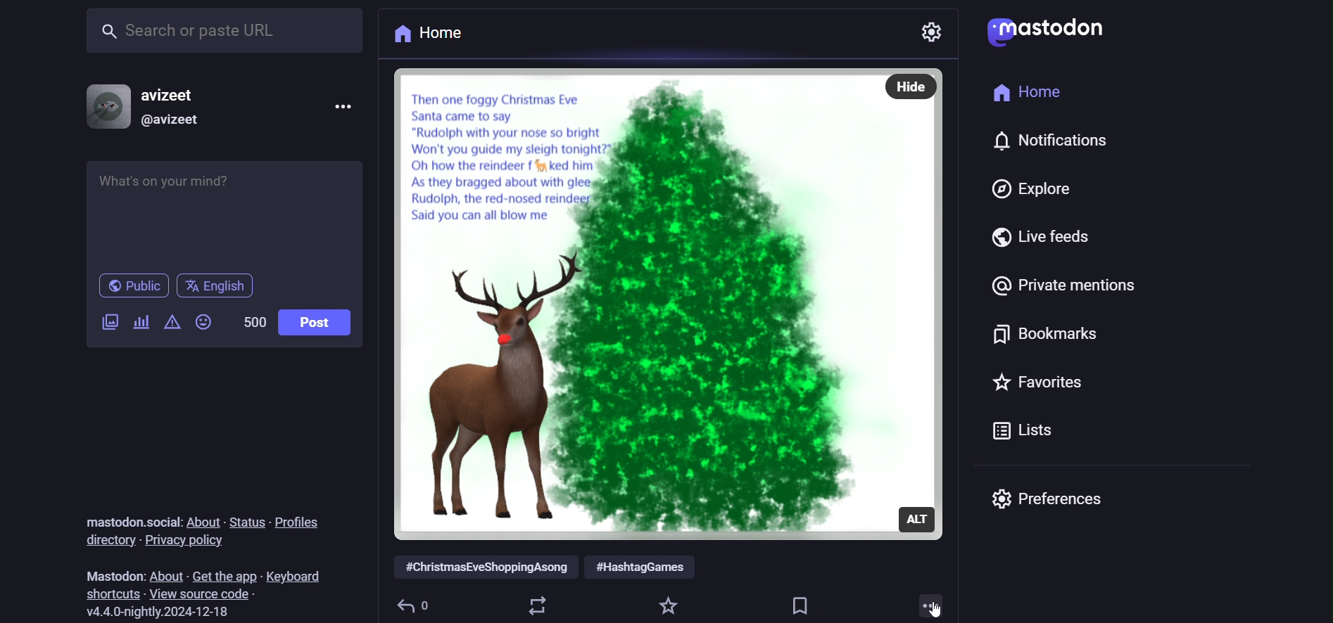 This screenshot has width=1333, height=623. I want to click on setting, so click(935, 27).